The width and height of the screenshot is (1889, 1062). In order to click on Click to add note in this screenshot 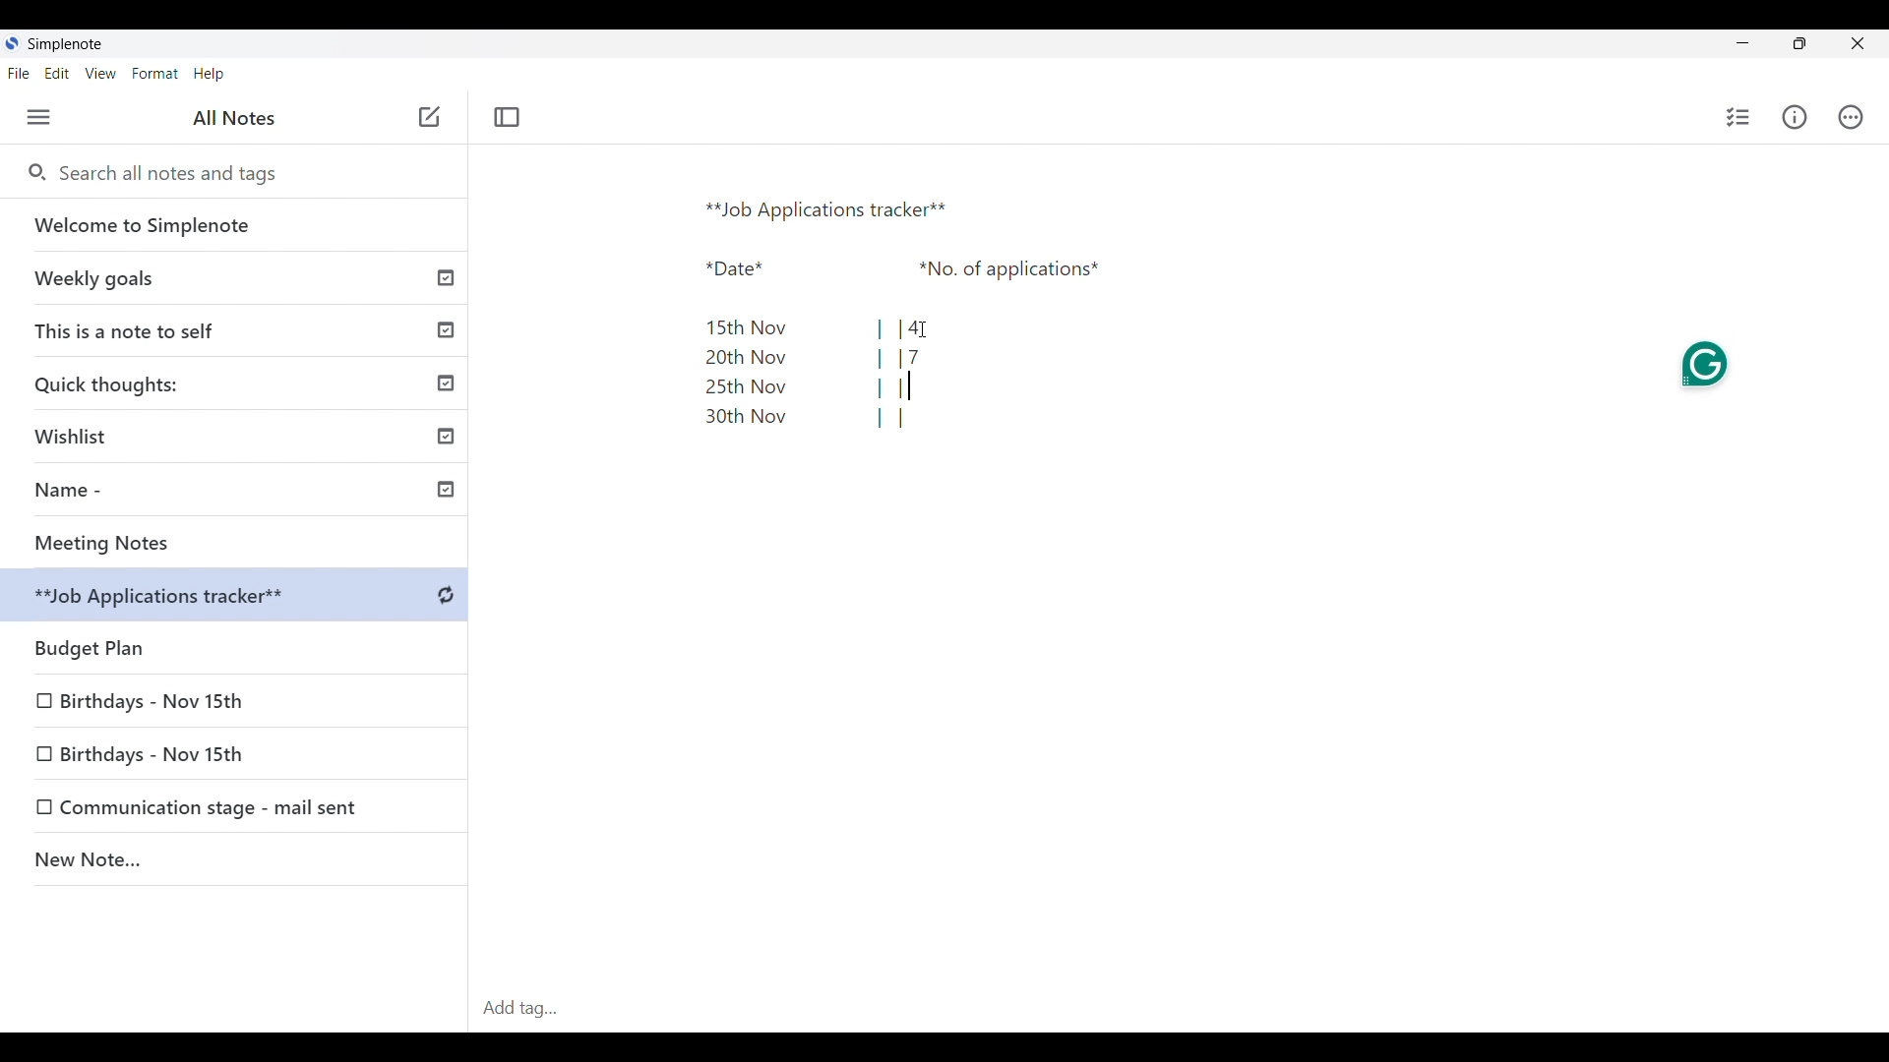, I will do `click(431, 116)`.